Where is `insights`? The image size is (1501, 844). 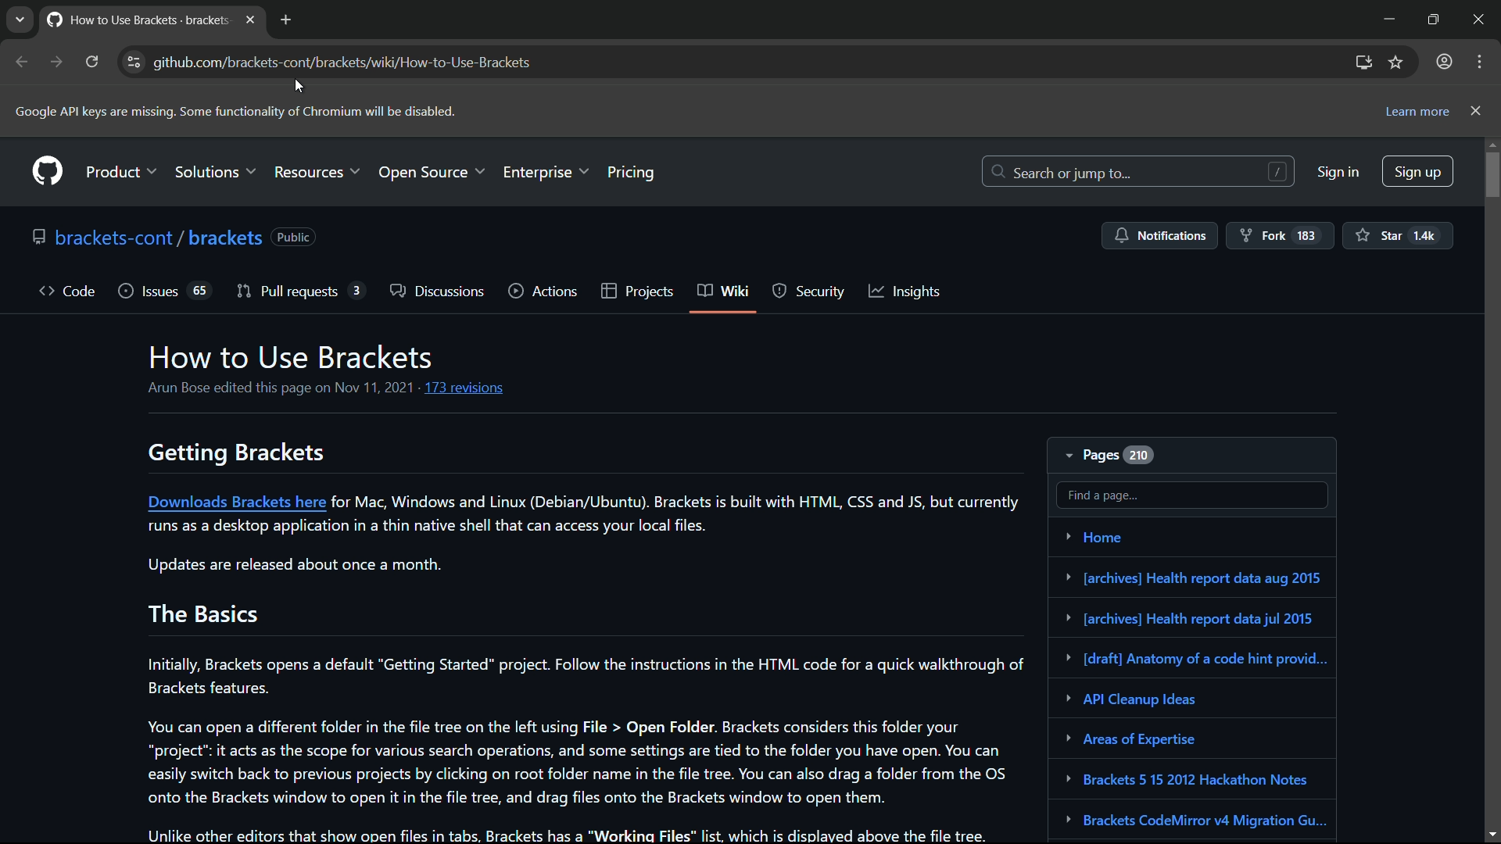 insights is located at coordinates (907, 293).